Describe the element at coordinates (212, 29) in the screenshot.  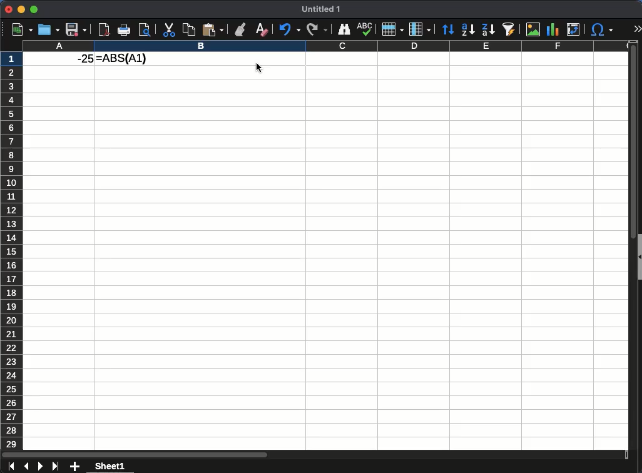
I see `paste` at that location.